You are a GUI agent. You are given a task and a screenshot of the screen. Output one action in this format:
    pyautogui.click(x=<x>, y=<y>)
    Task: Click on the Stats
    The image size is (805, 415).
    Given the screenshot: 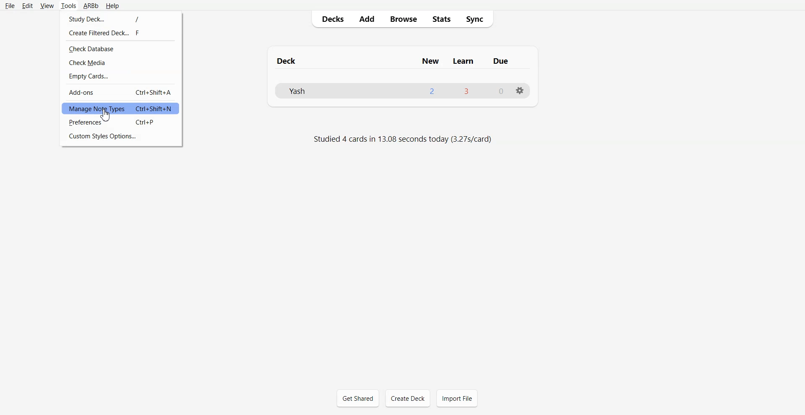 What is the action you would take?
    pyautogui.click(x=440, y=19)
    